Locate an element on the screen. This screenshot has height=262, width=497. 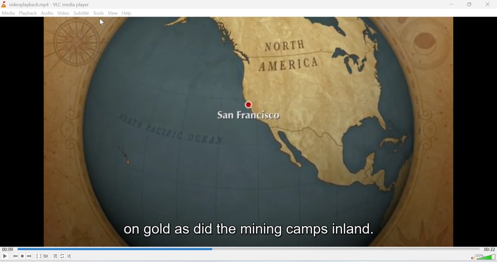
00:09 is located at coordinates (8, 249).